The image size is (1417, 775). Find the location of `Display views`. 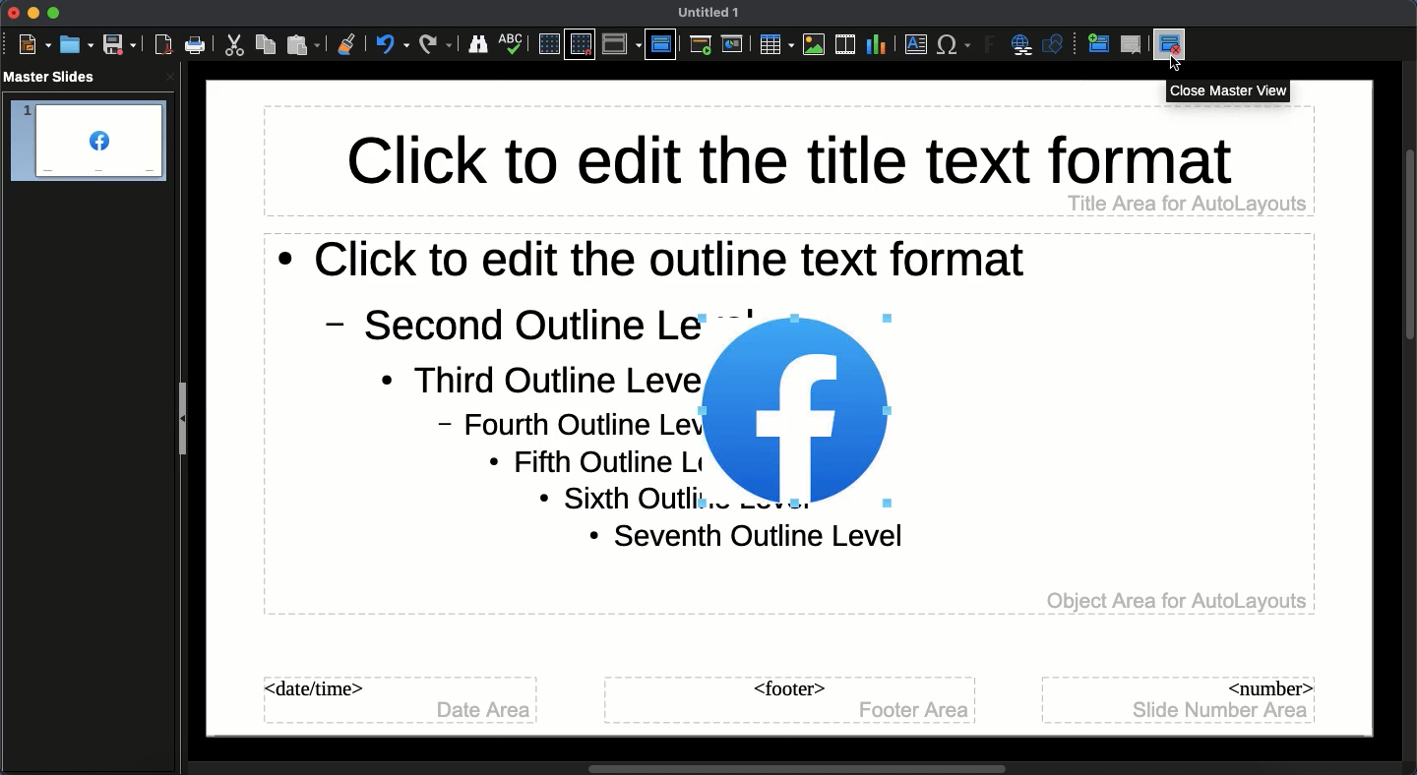

Display views is located at coordinates (622, 44).